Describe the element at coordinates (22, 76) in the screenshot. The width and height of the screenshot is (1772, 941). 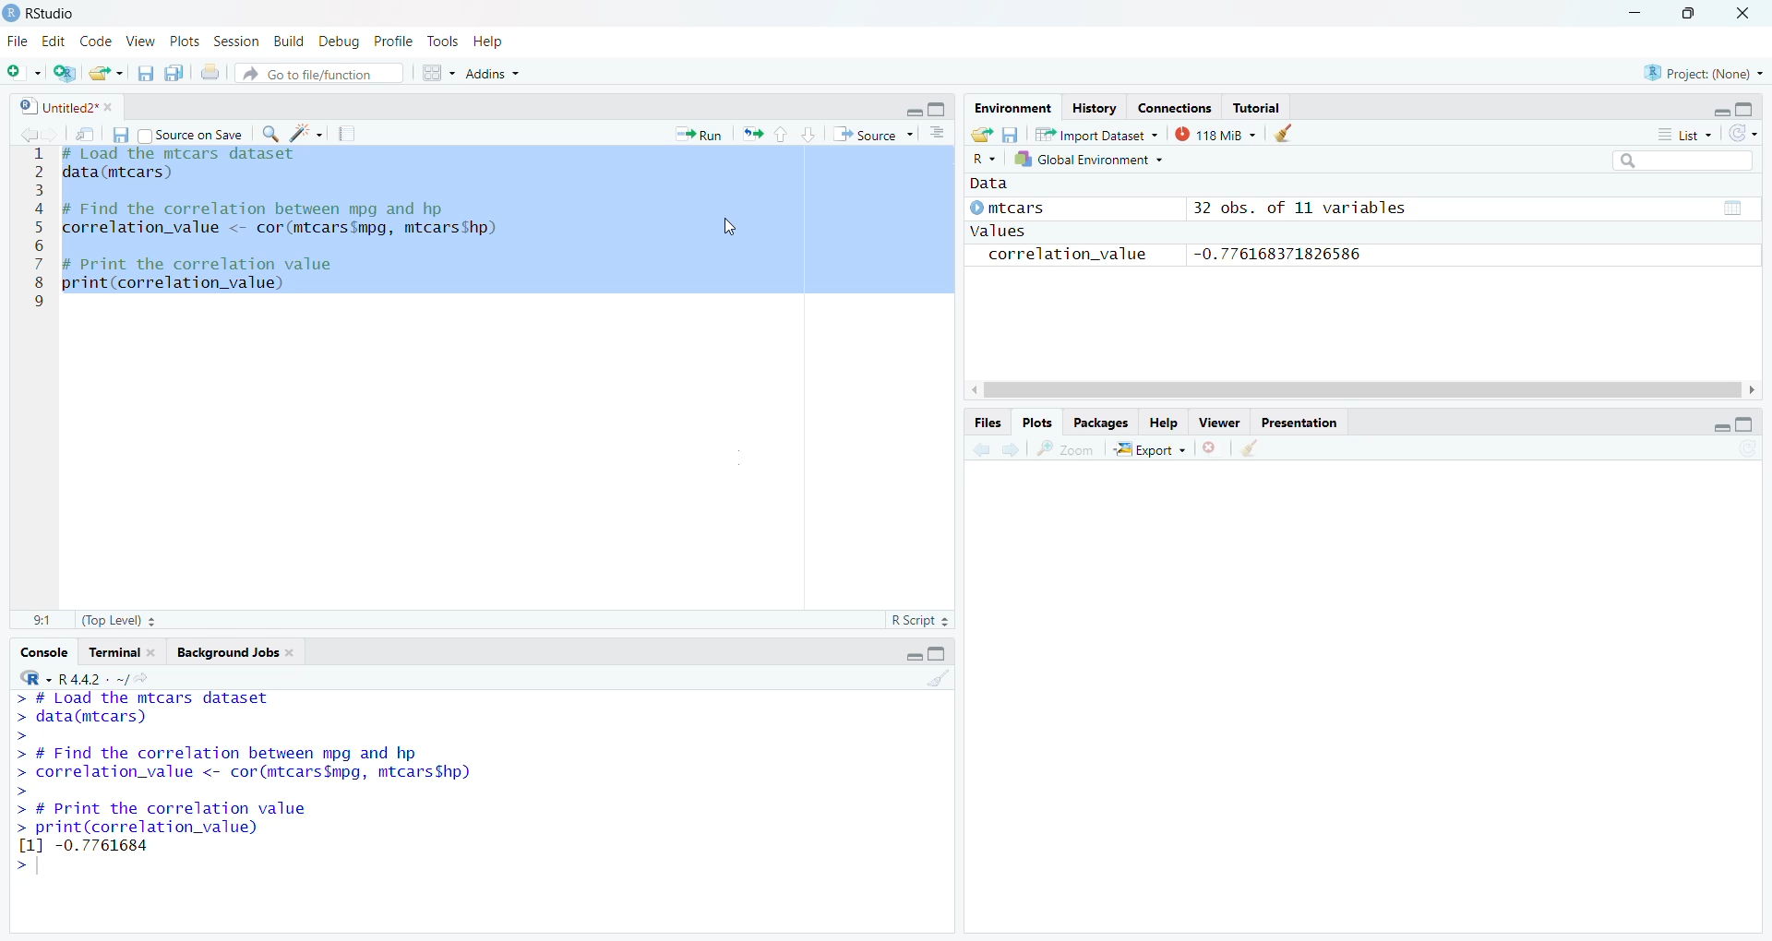
I see `New File` at that location.